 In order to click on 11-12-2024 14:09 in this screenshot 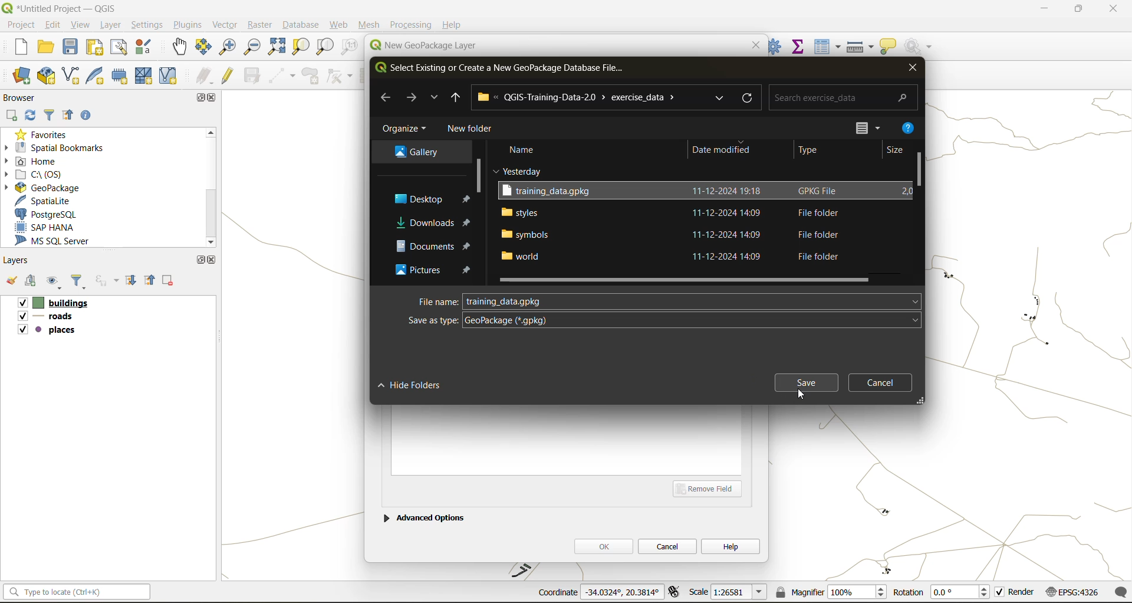, I will do `click(730, 234)`.